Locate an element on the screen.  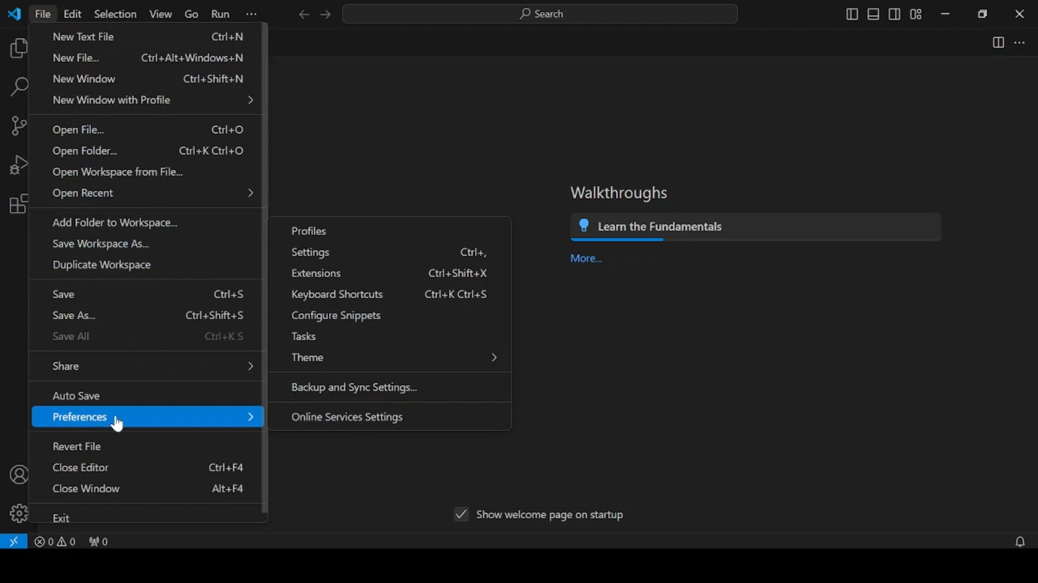
ctrl+S is located at coordinates (230, 293).